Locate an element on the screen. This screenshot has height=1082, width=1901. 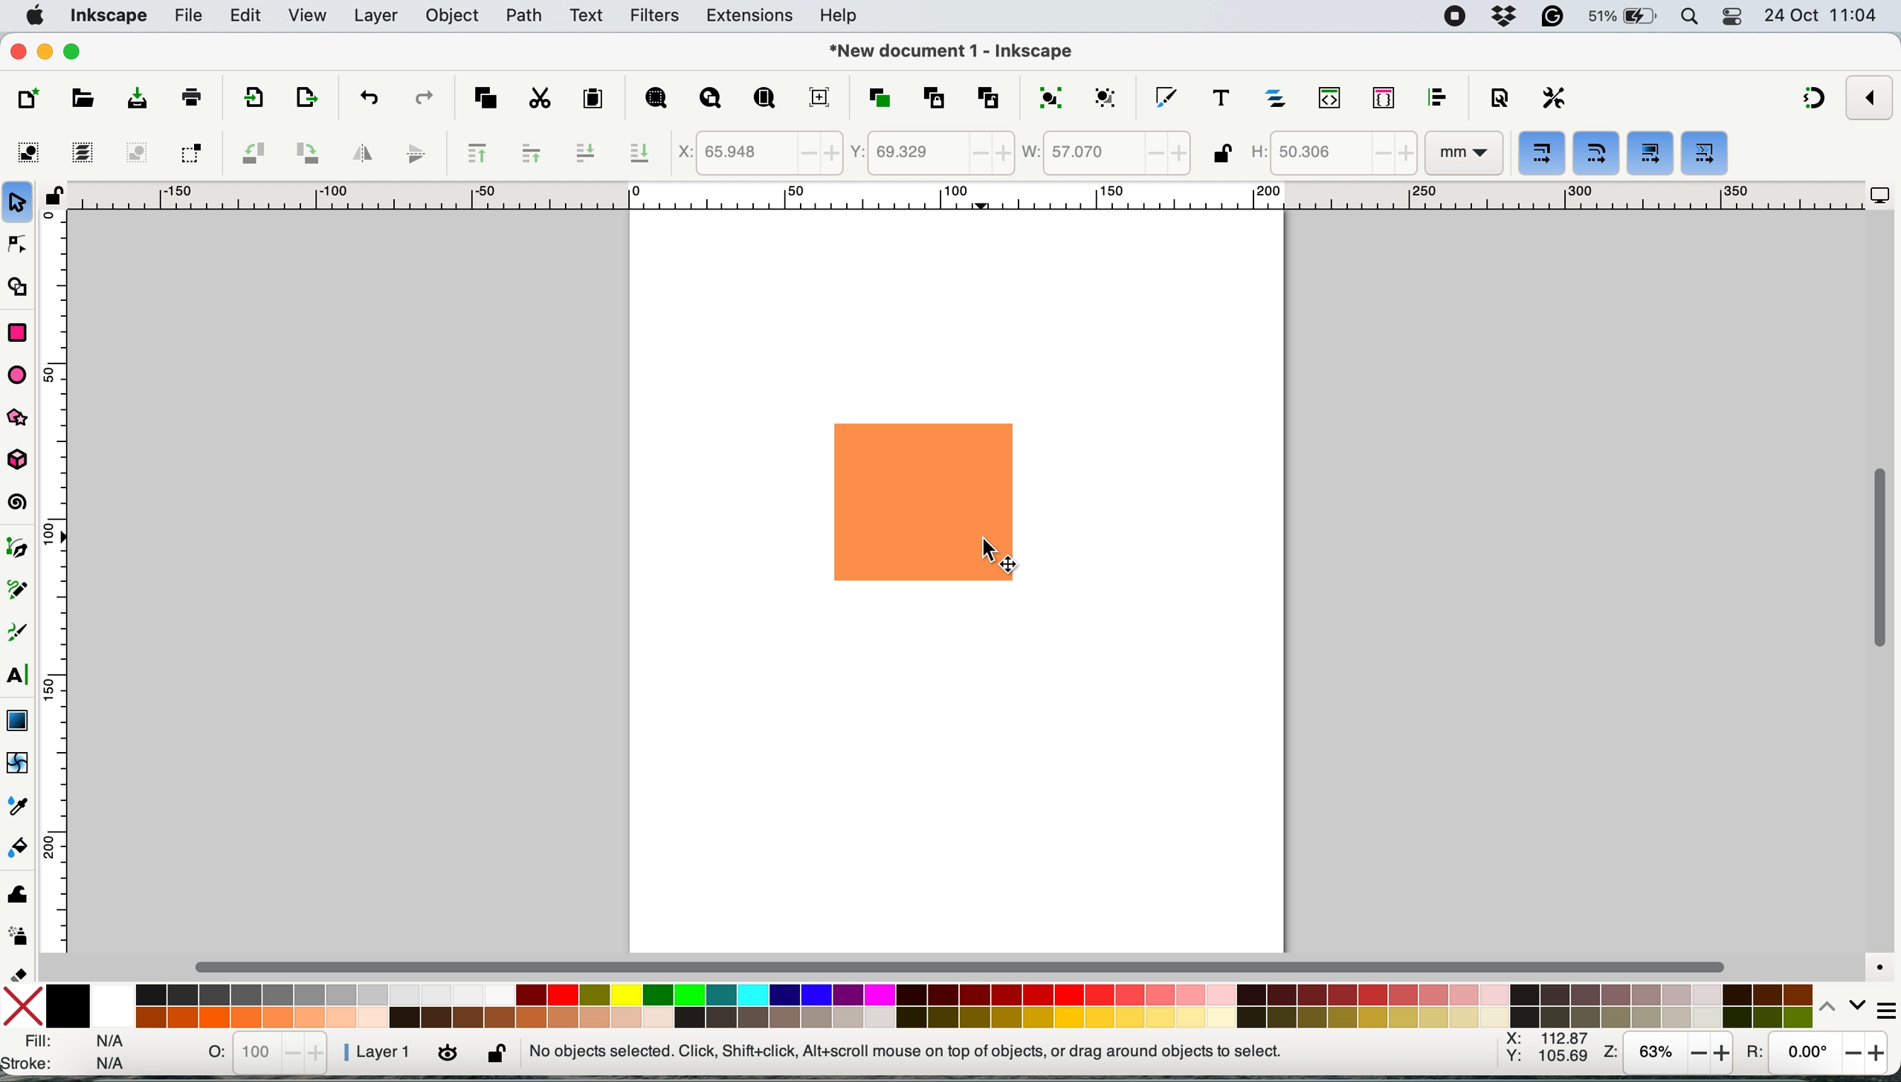
vertical scroll bar is located at coordinates (1879, 559).